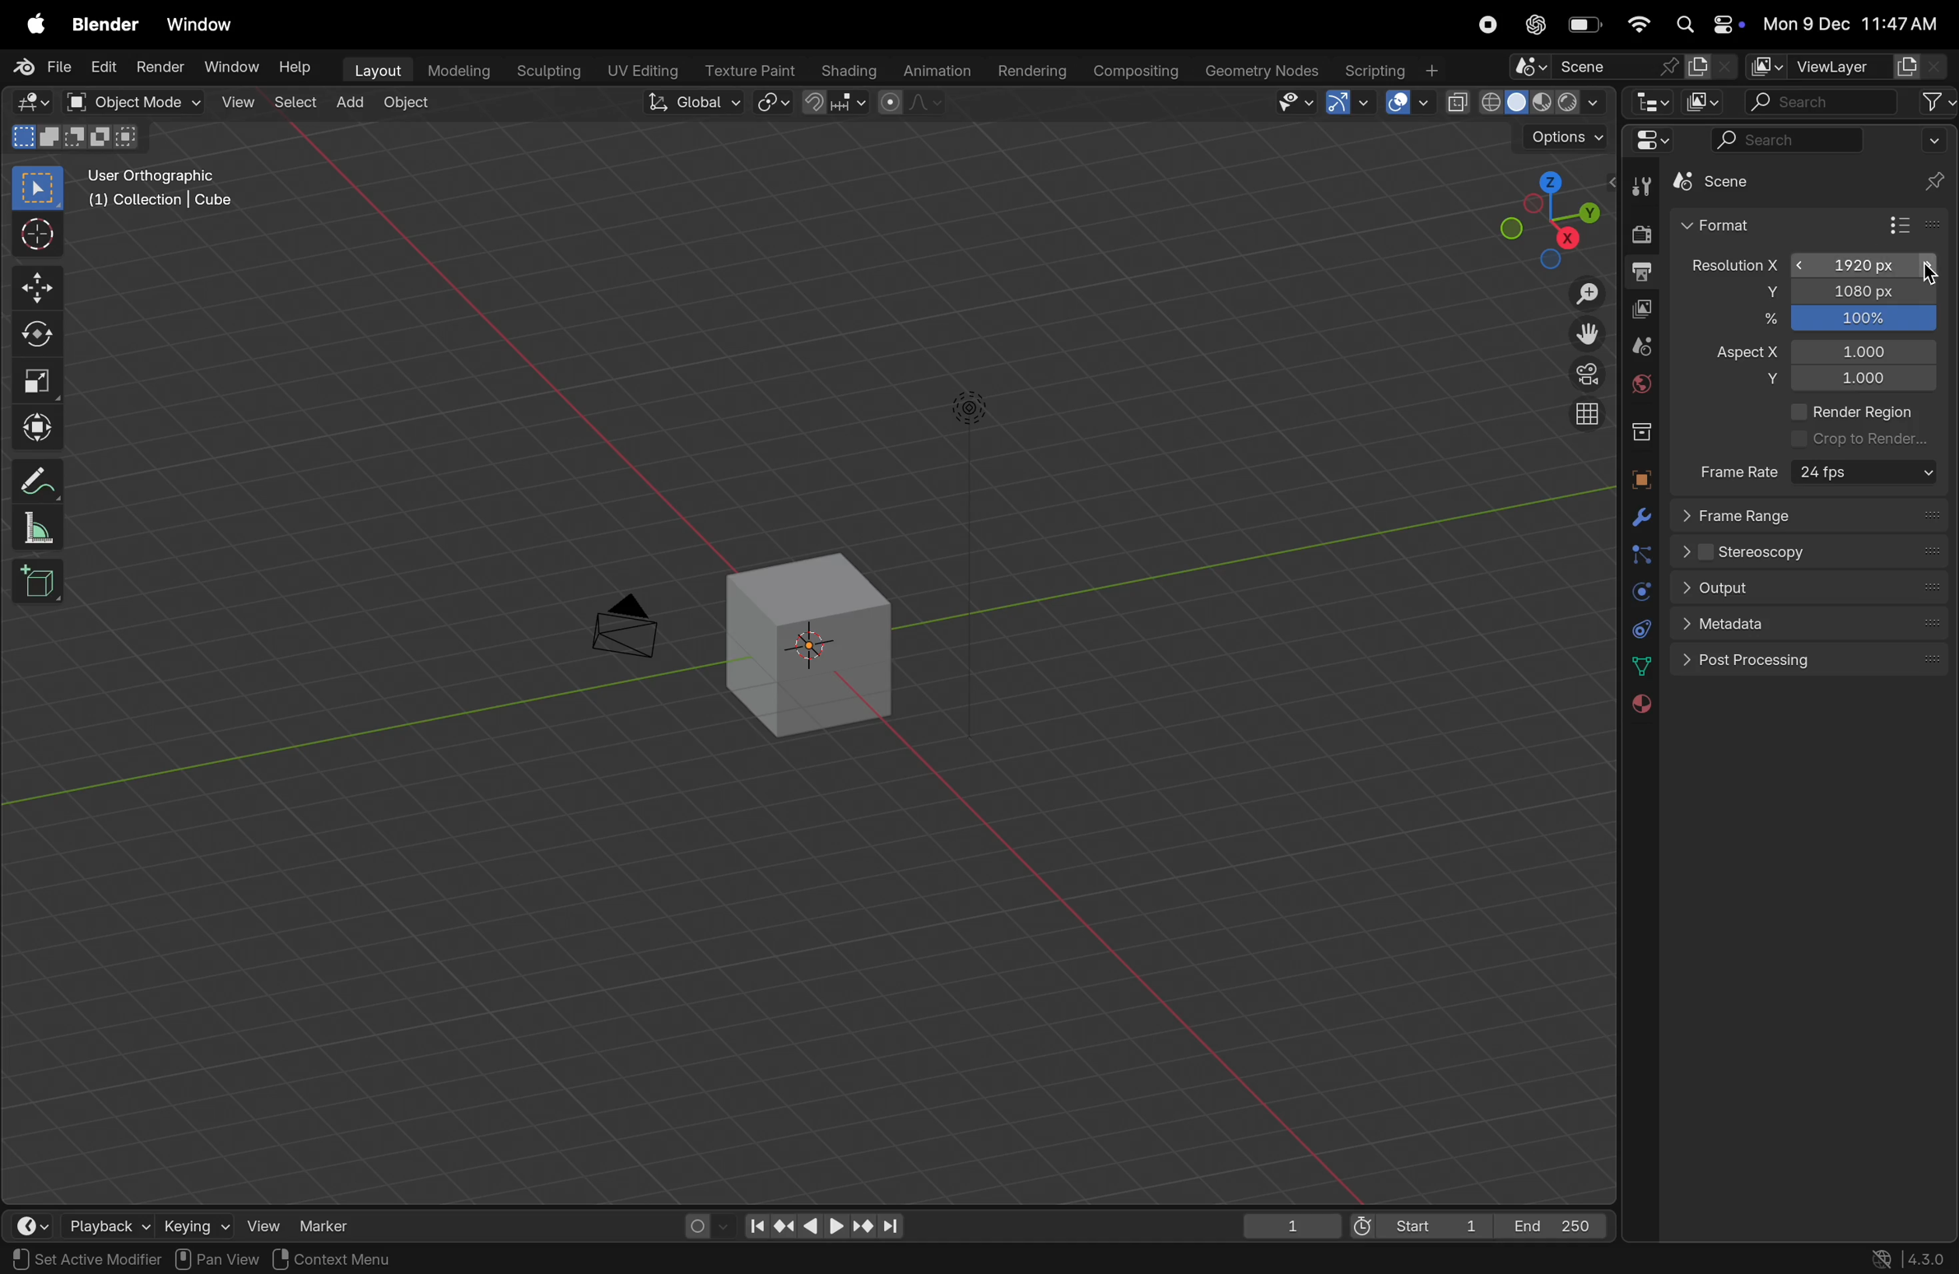 The height and width of the screenshot is (1274, 1959). What do you see at coordinates (198, 24) in the screenshot?
I see `window` at bounding box center [198, 24].